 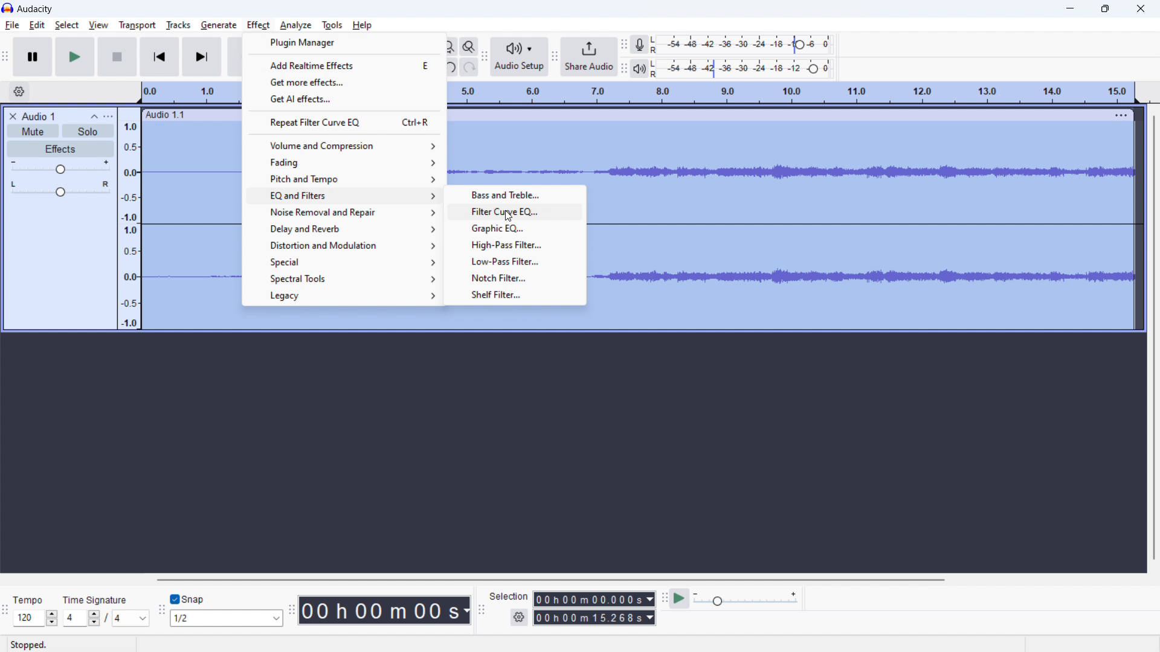 What do you see at coordinates (1116, 113) in the screenshot?
I see `menu` at bounding box center [1116, 113].